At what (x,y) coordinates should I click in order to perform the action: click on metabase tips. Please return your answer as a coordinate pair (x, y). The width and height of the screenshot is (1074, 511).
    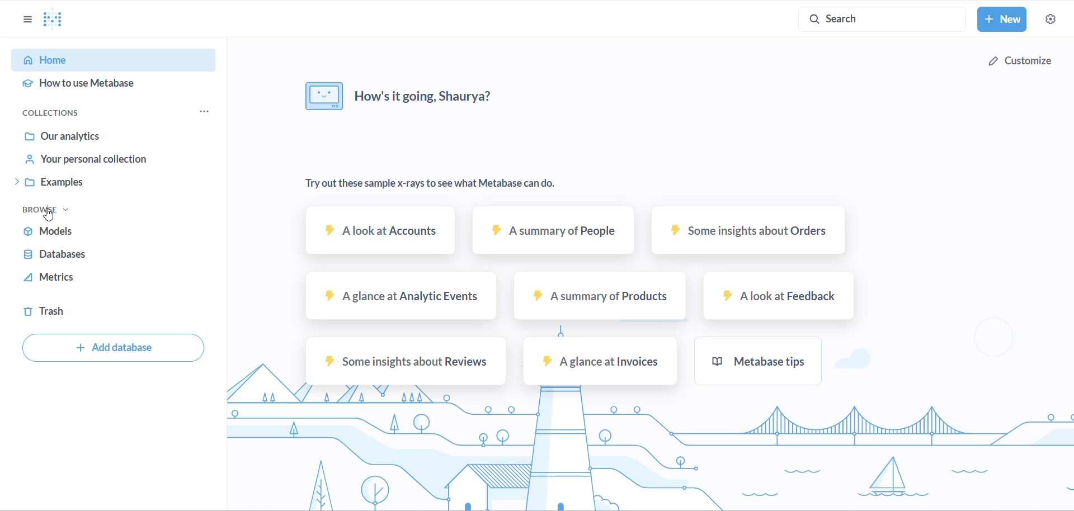
    Looking at the image, I should click on (774, 361).